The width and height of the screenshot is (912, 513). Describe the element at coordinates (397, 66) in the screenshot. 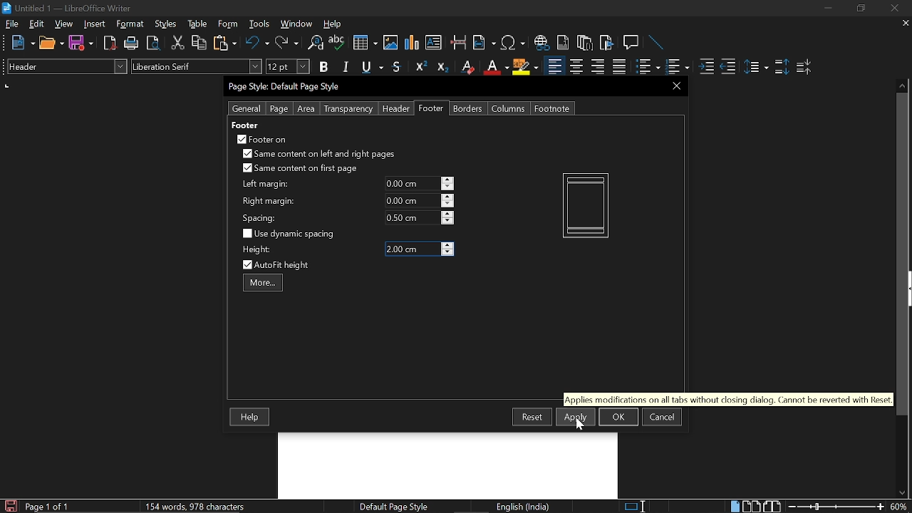

I see `Strike through` at that location.